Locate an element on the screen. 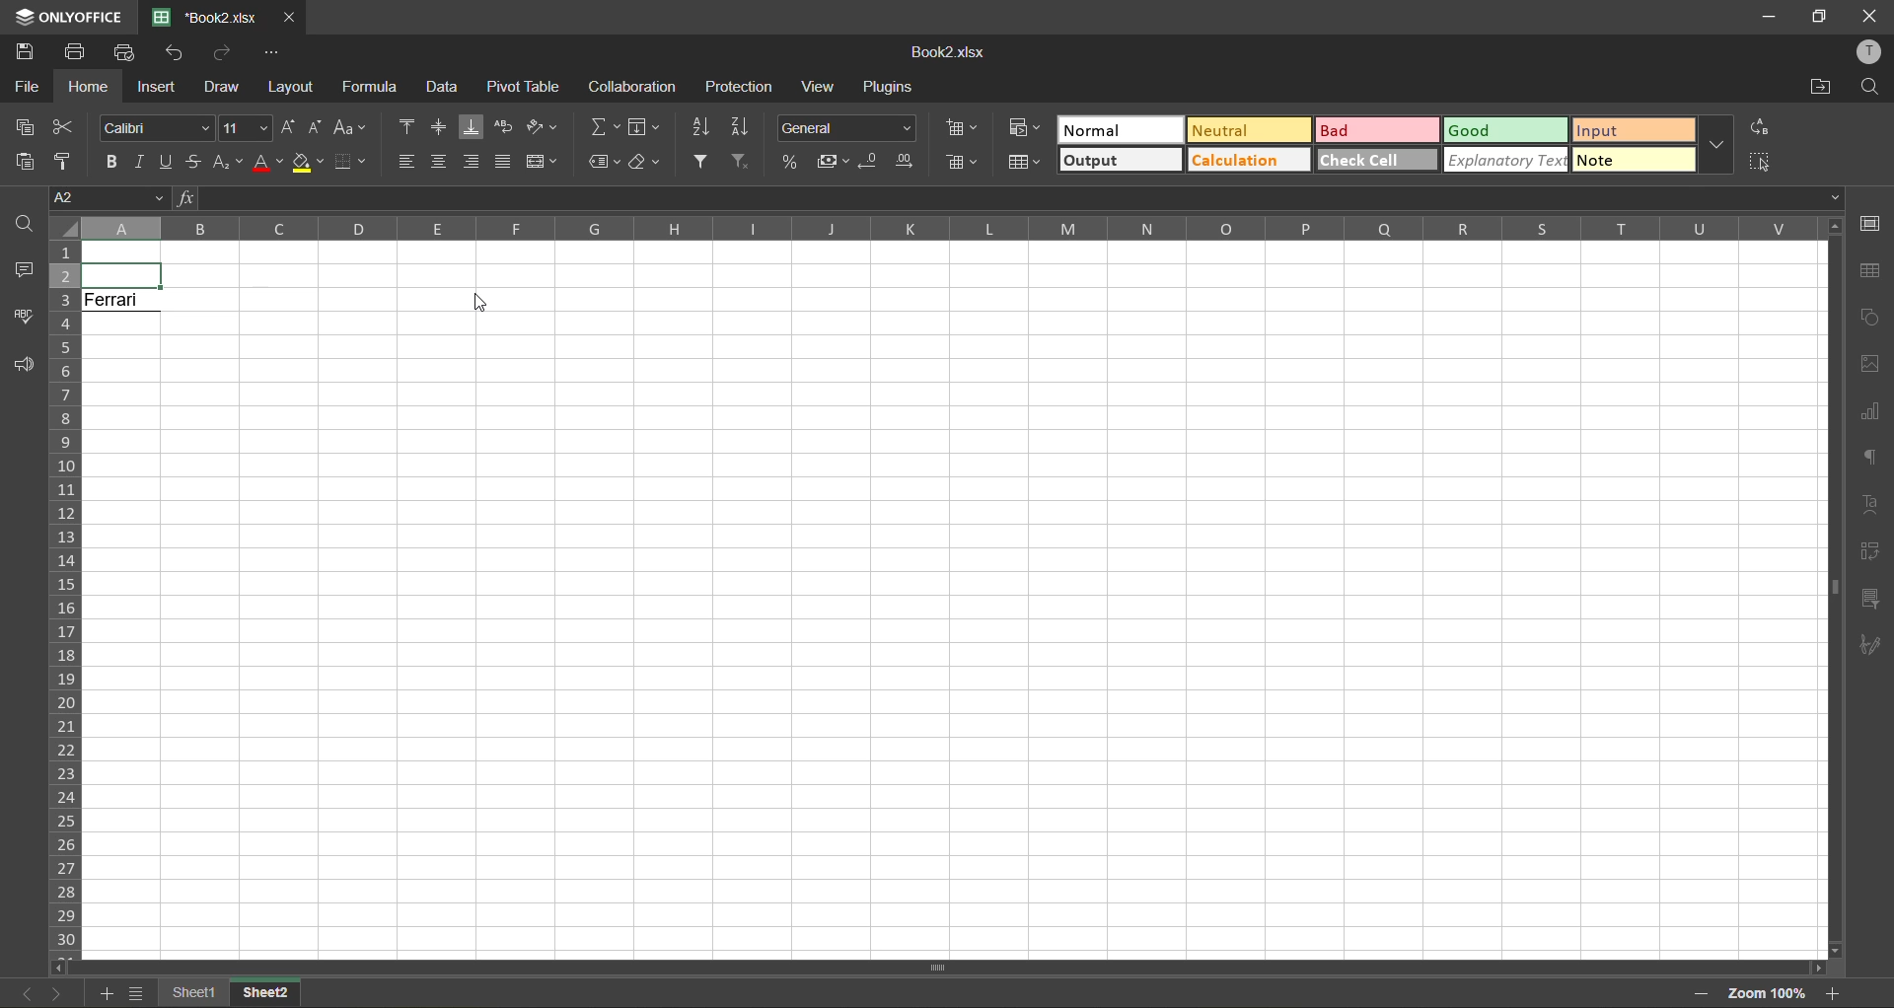 The height and width of the screenshot is (1008, 1894). zoom factor is located at coordinates (1771, 993).